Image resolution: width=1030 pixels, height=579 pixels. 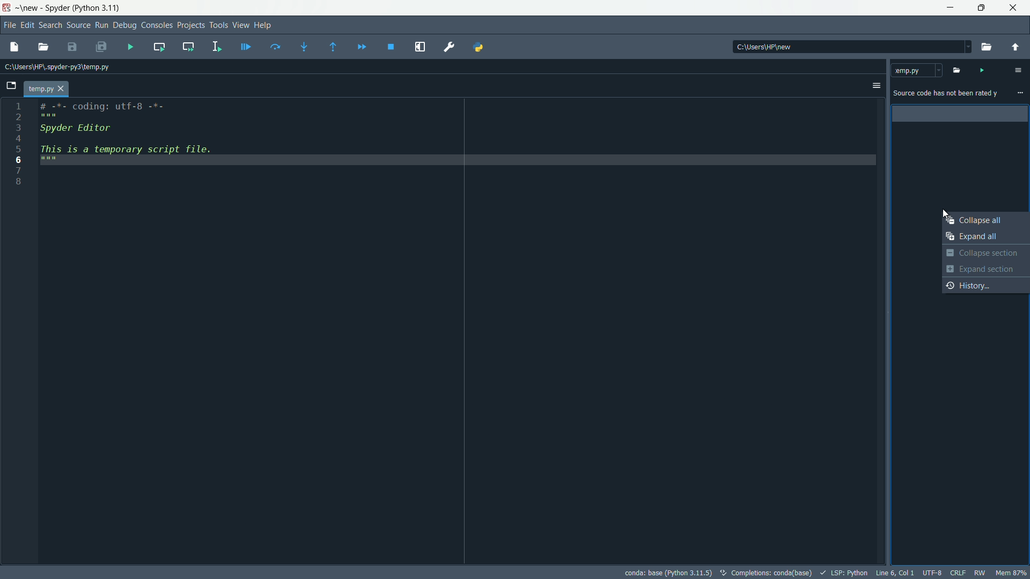 I want to click on minimize, so click(x=951, y=8).